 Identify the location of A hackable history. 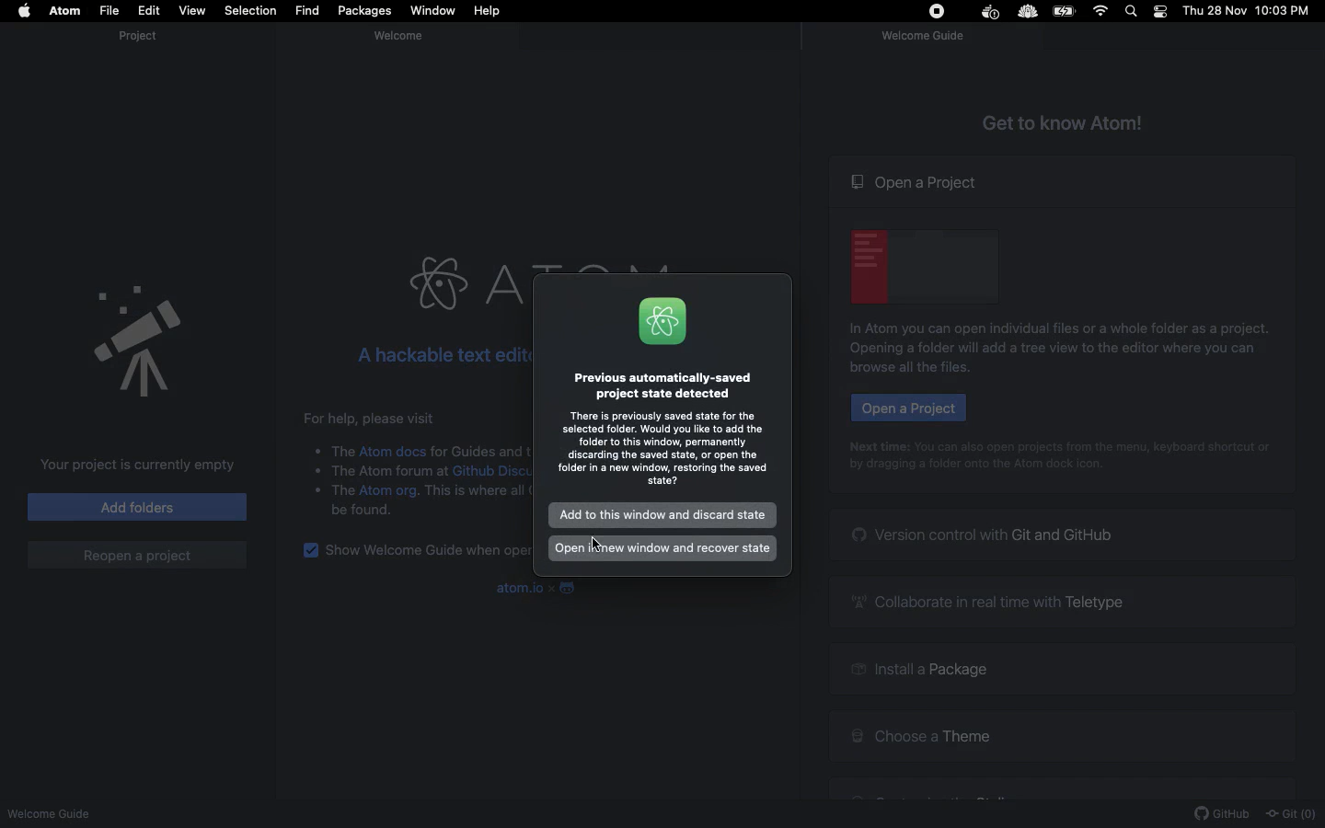
(436, 353).